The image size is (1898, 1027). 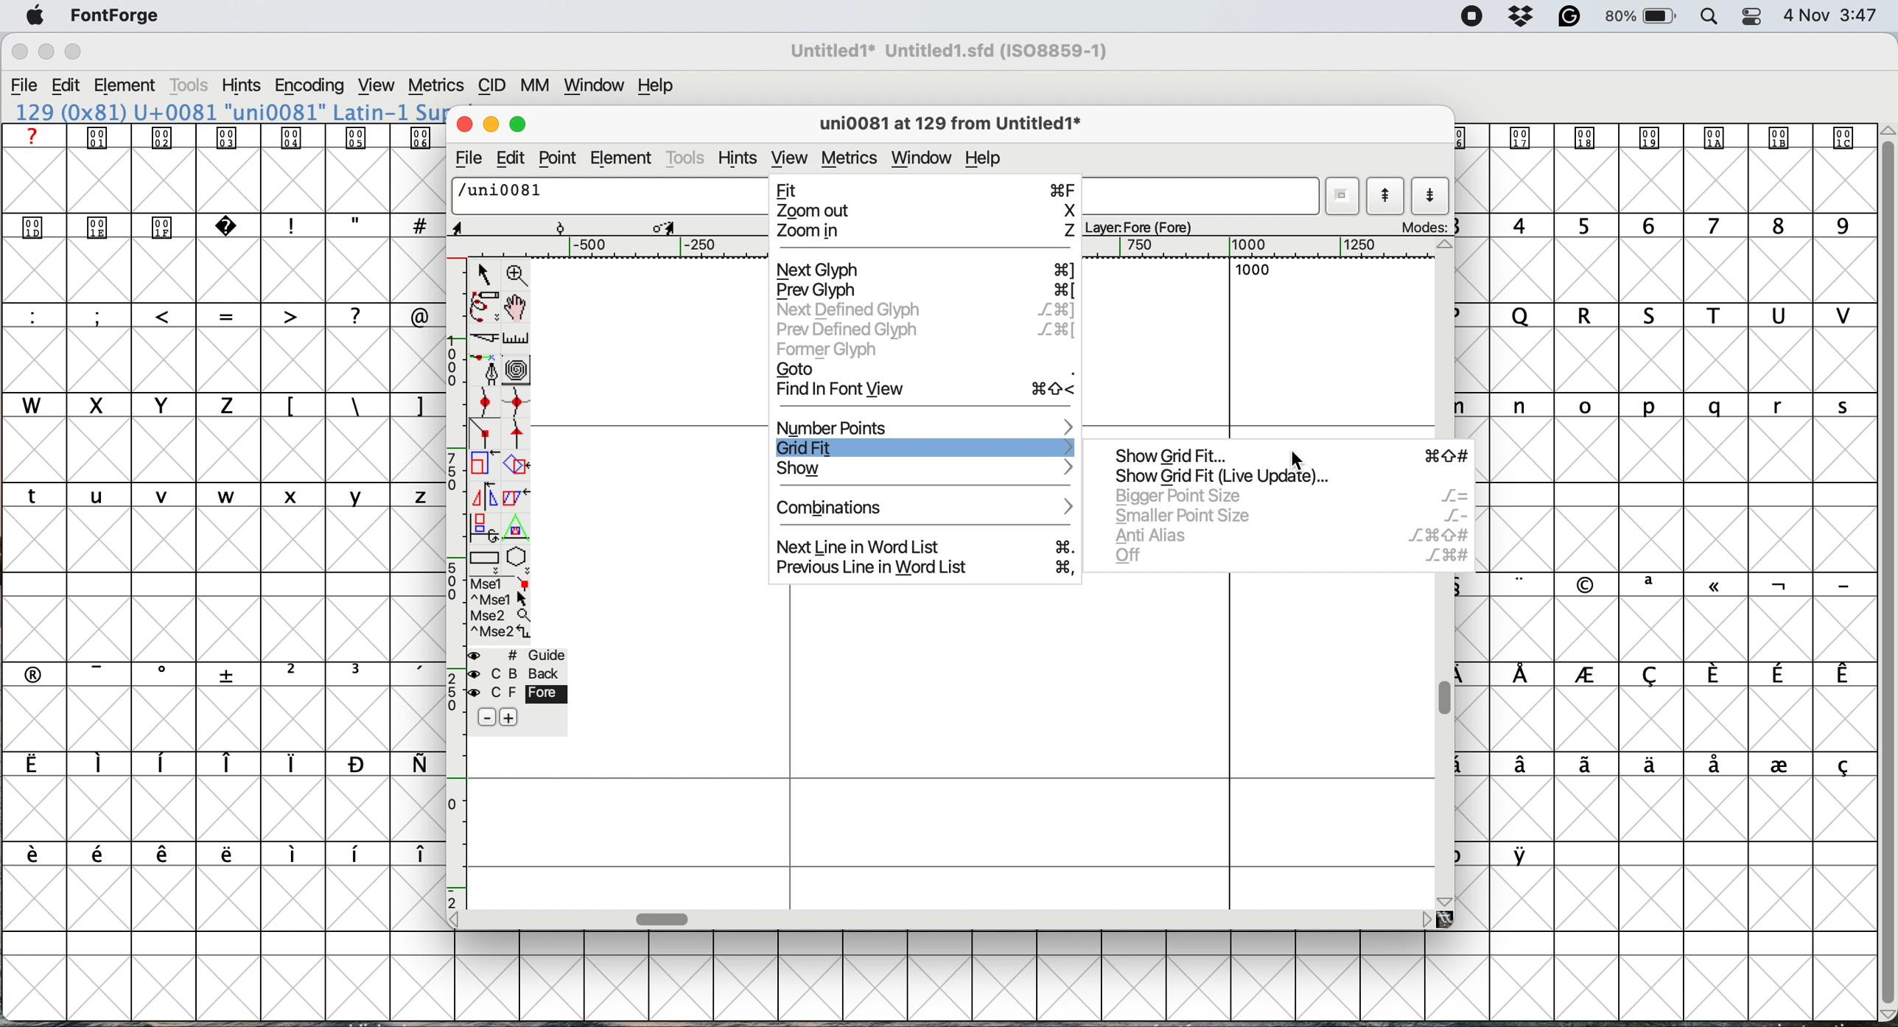 What do you see at coordinates (517, 368) in the screenshot?
I see `change whether spiro is active or not` at bounding box center [517, 368].